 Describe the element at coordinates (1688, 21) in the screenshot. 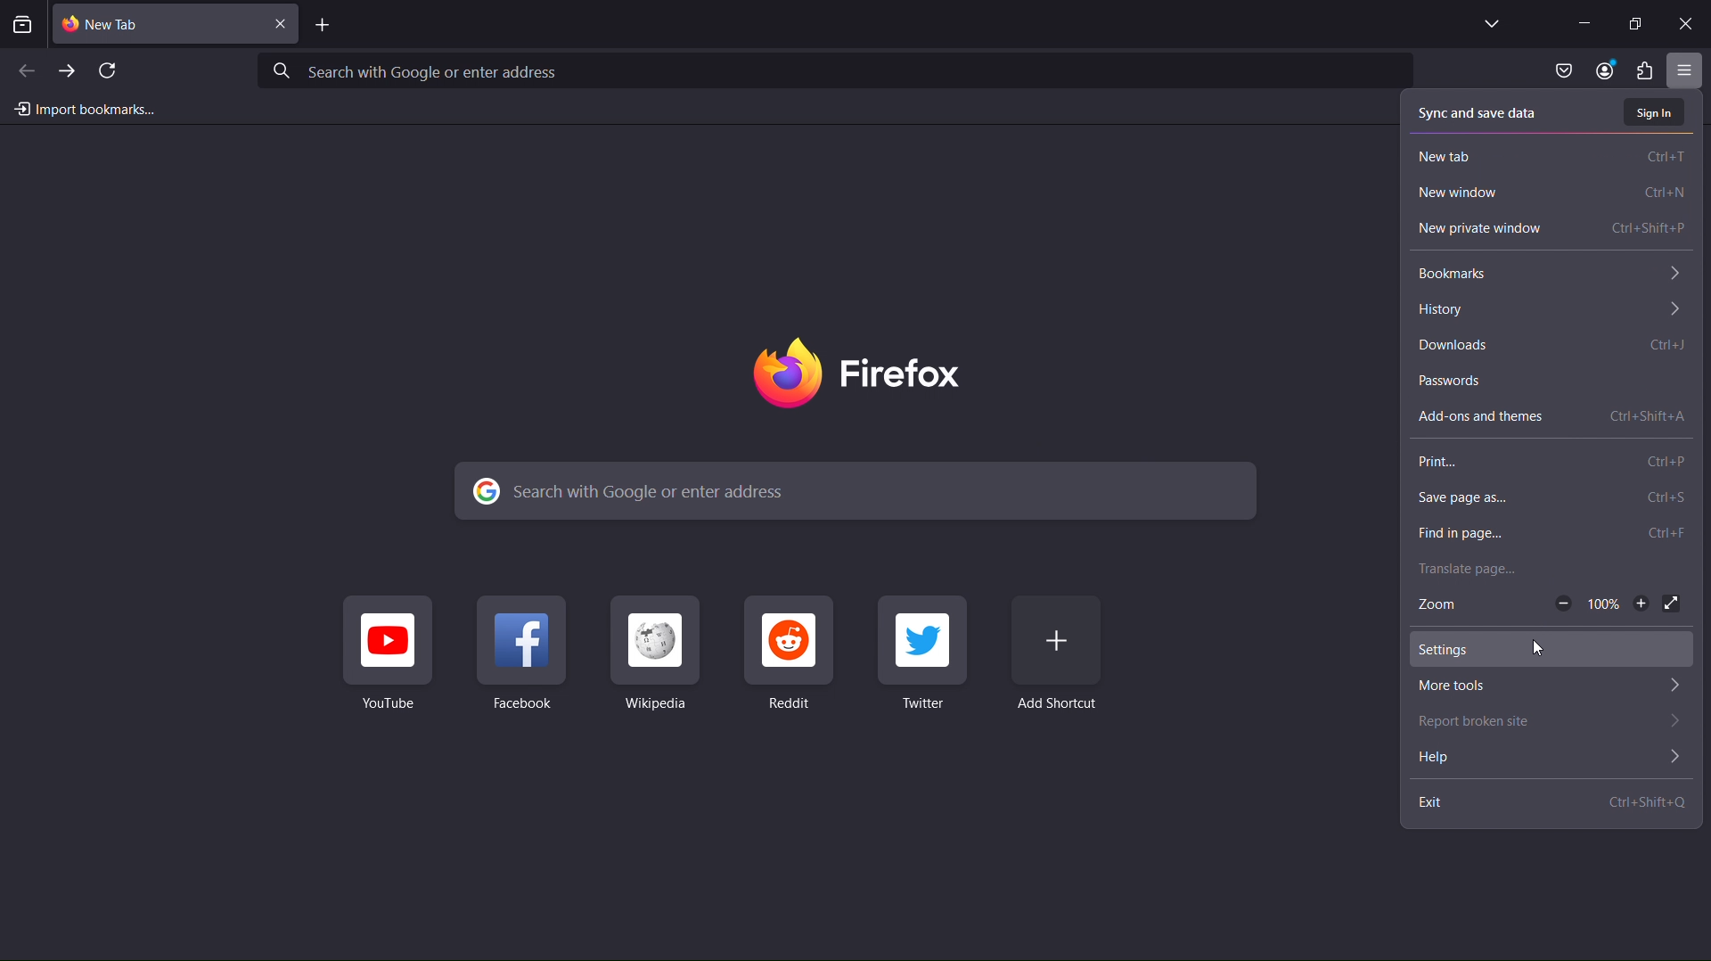

I see `Close` at that location.